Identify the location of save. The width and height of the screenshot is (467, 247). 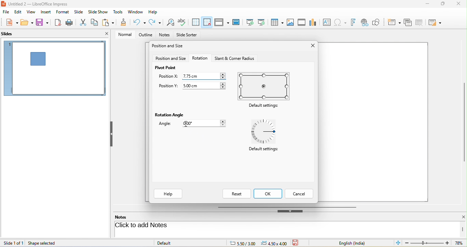
(43, 23).